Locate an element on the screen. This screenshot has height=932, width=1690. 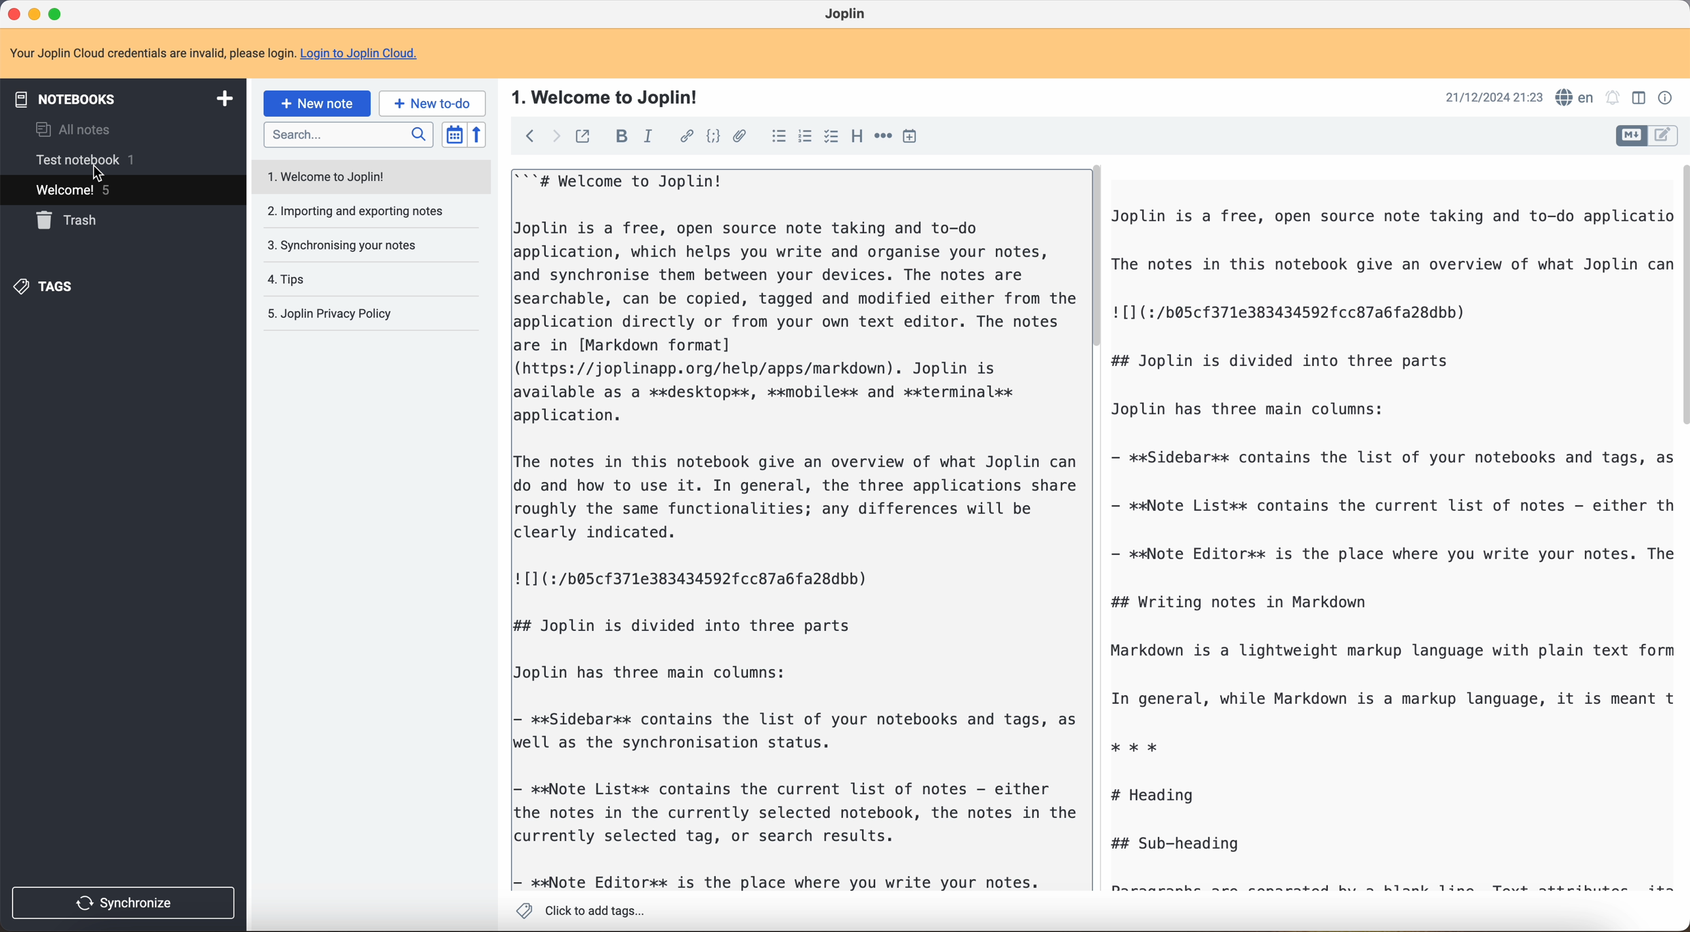
tags is located at coordinates (50, 289).